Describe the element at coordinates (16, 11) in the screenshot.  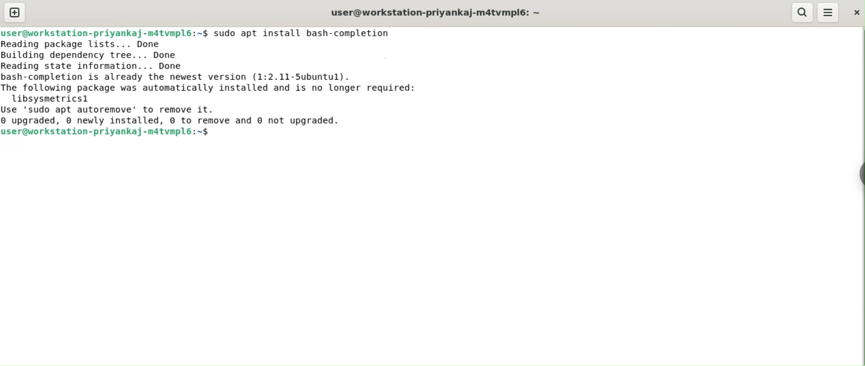
I see `new tab` at that location.